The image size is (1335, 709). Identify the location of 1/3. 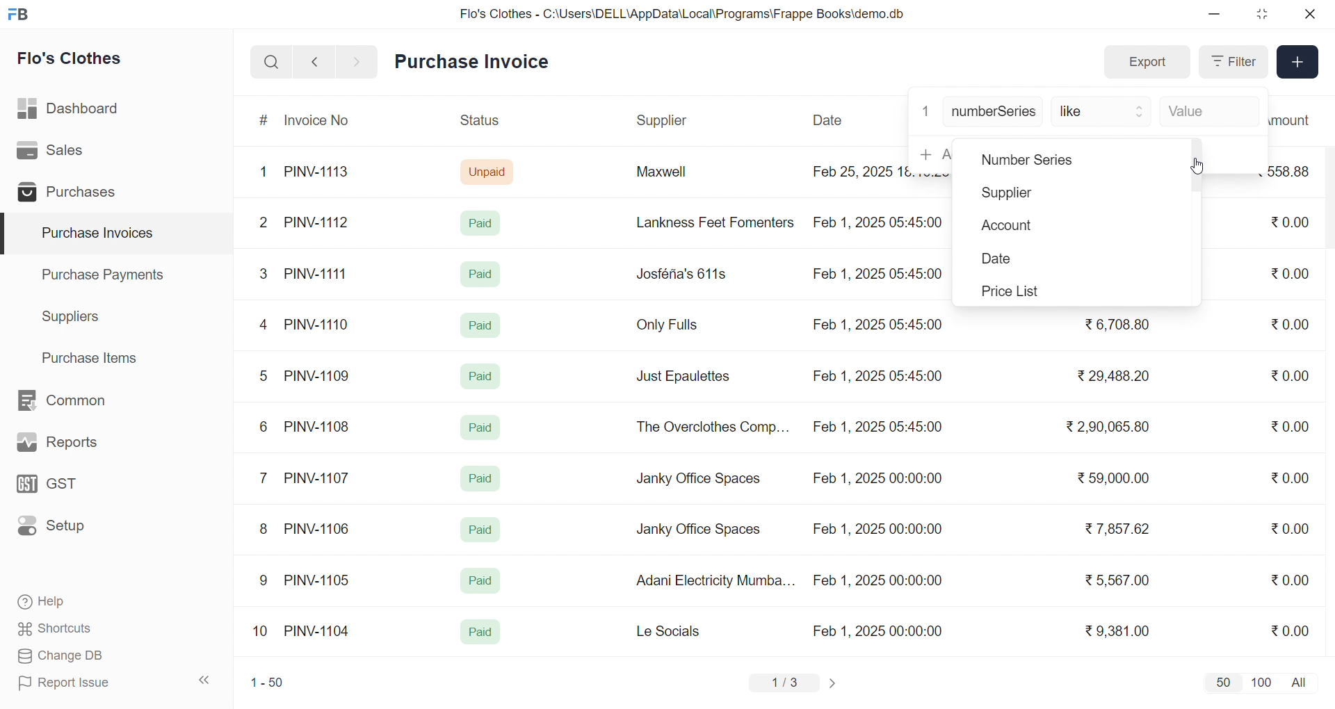
(785, 684).